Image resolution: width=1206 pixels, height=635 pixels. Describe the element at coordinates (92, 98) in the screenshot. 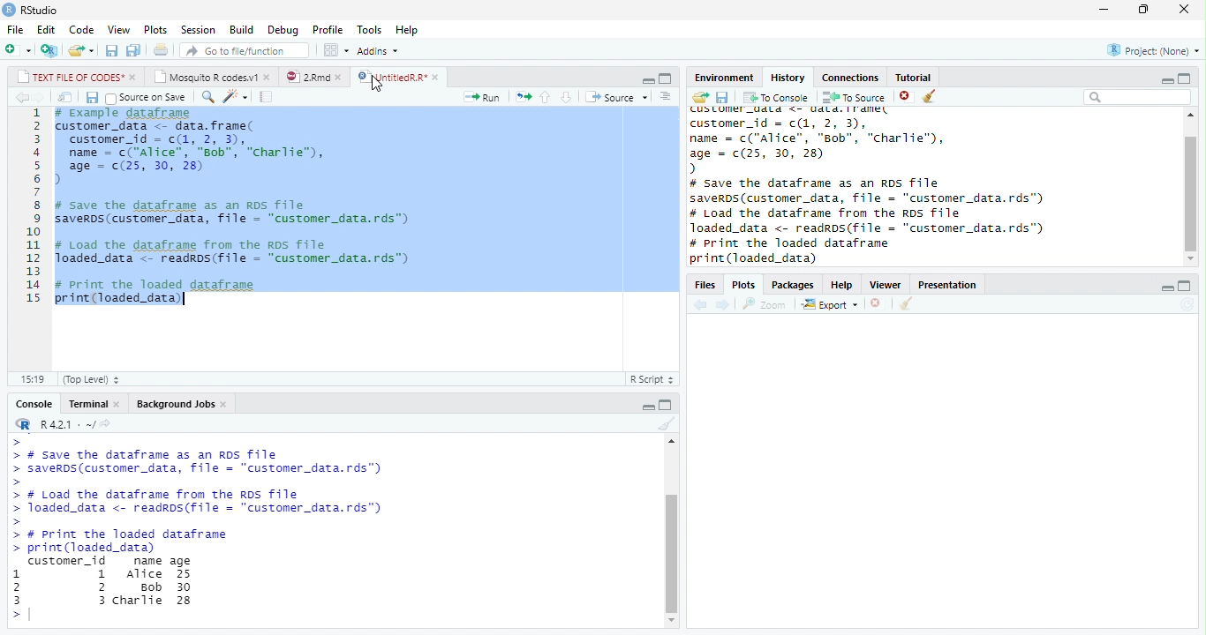

I see `save` at that location.